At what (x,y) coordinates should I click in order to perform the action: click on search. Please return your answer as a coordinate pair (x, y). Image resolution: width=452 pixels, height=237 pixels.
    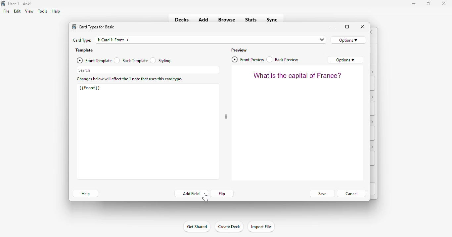
    Looking at the image, I should click on (148, 70).